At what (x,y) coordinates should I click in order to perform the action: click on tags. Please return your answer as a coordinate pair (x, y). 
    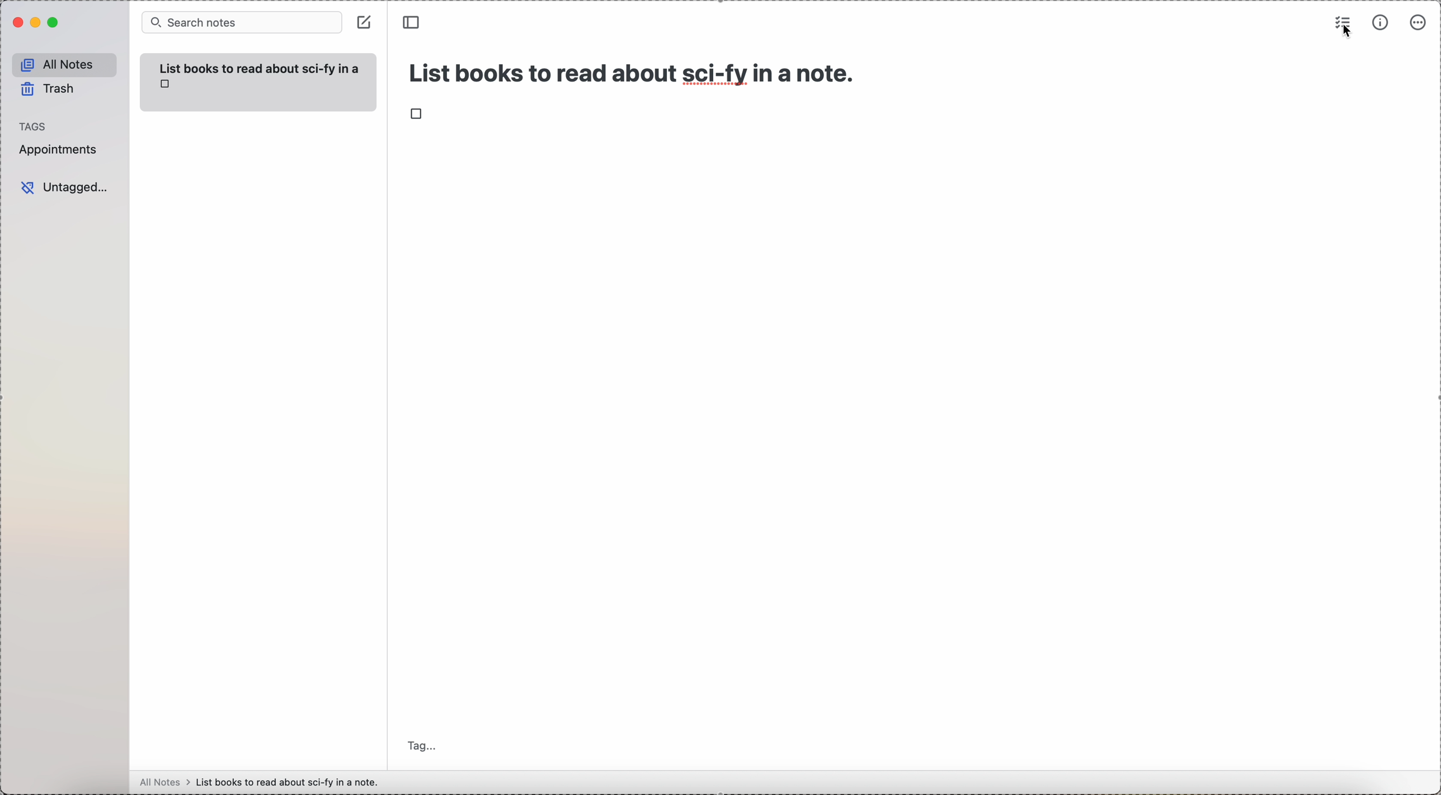
    Looking at the image, I should click on (34, 125).